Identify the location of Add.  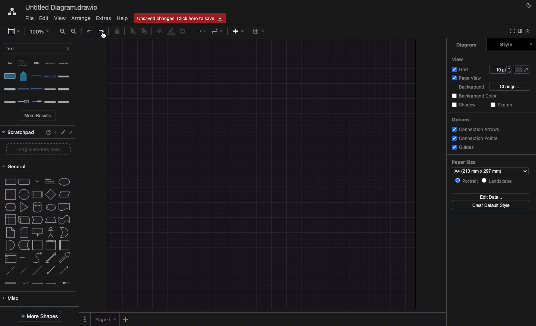
(55, 131).